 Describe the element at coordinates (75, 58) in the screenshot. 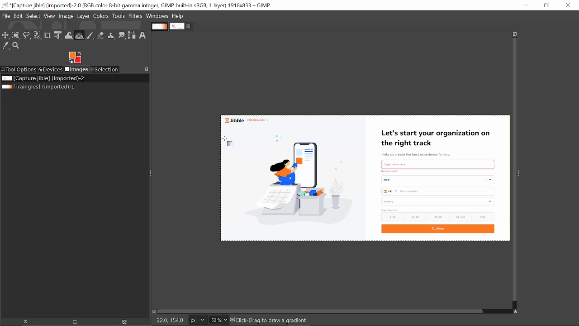

I see `Foreground color` at that location.